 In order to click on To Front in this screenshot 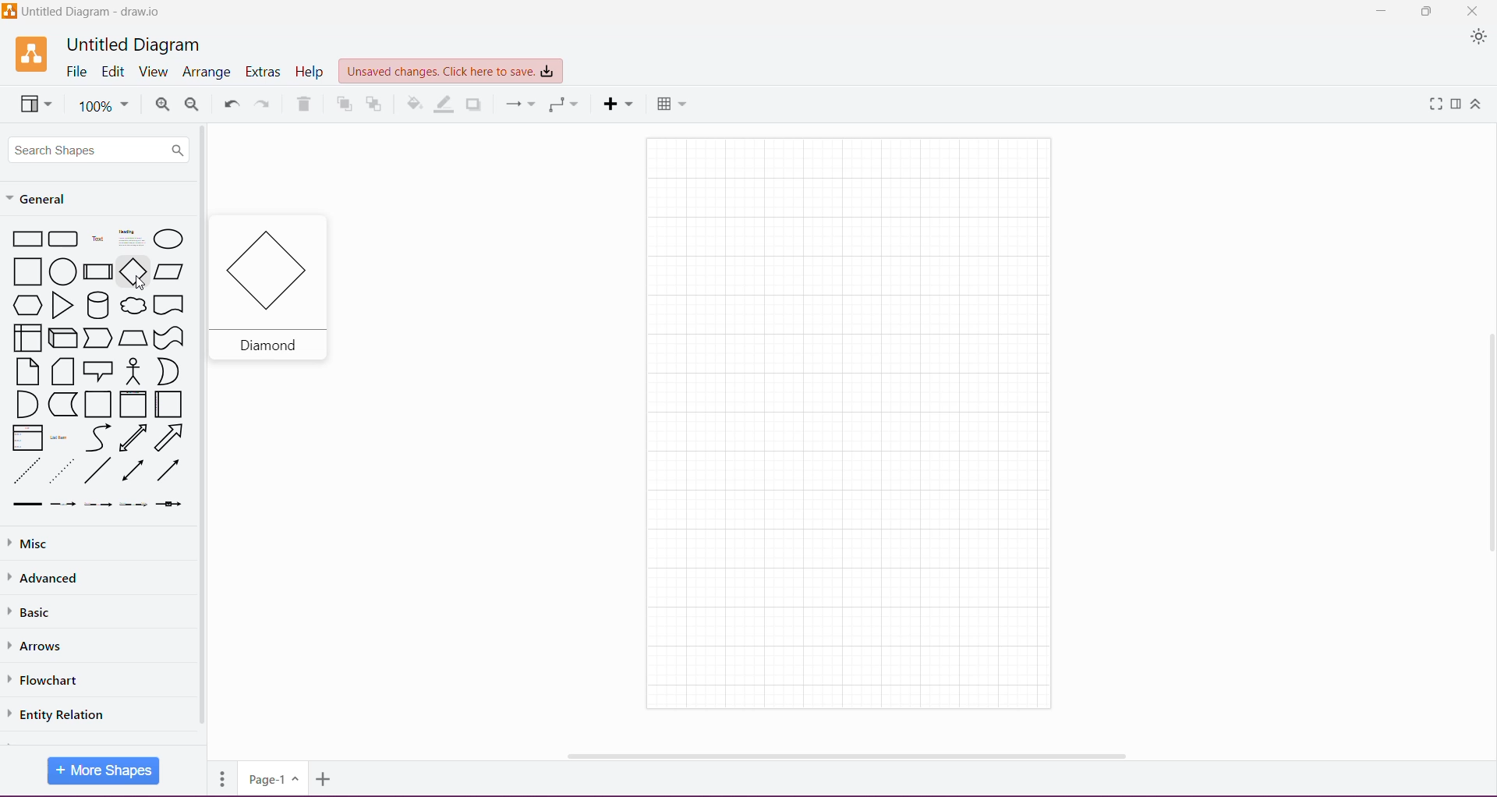, I will do `click(344, 104)`.